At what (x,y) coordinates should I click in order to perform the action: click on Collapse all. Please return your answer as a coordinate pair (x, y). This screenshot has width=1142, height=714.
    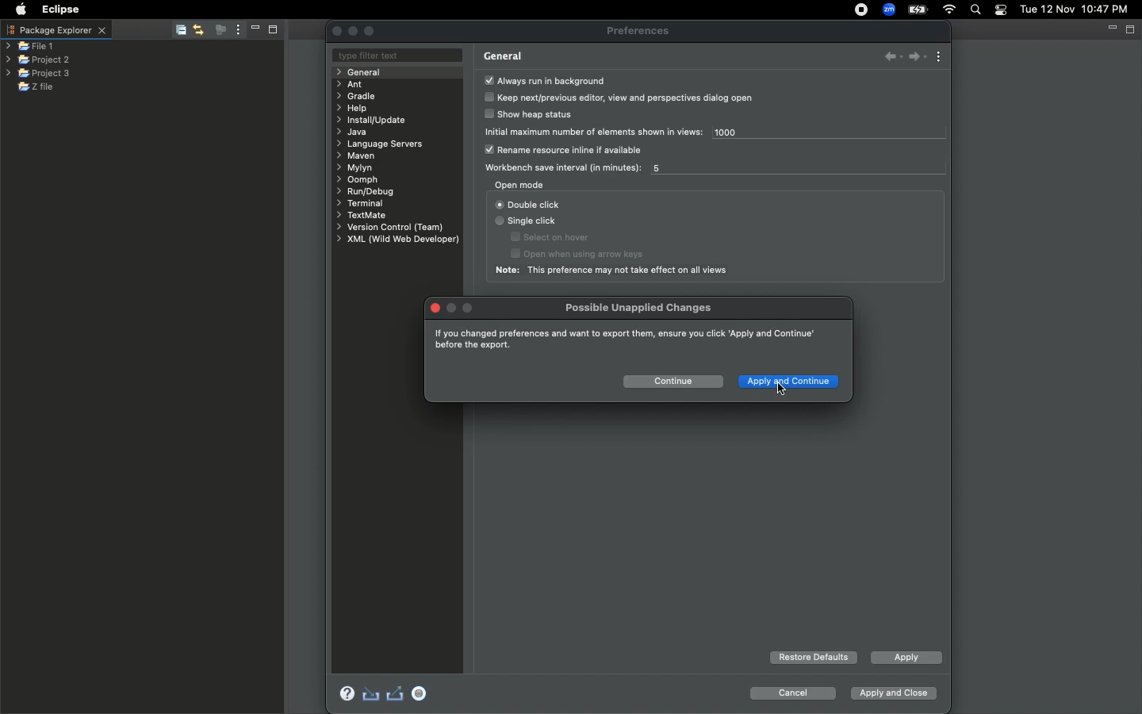
    Looking at the image, I should click on (179, 29).